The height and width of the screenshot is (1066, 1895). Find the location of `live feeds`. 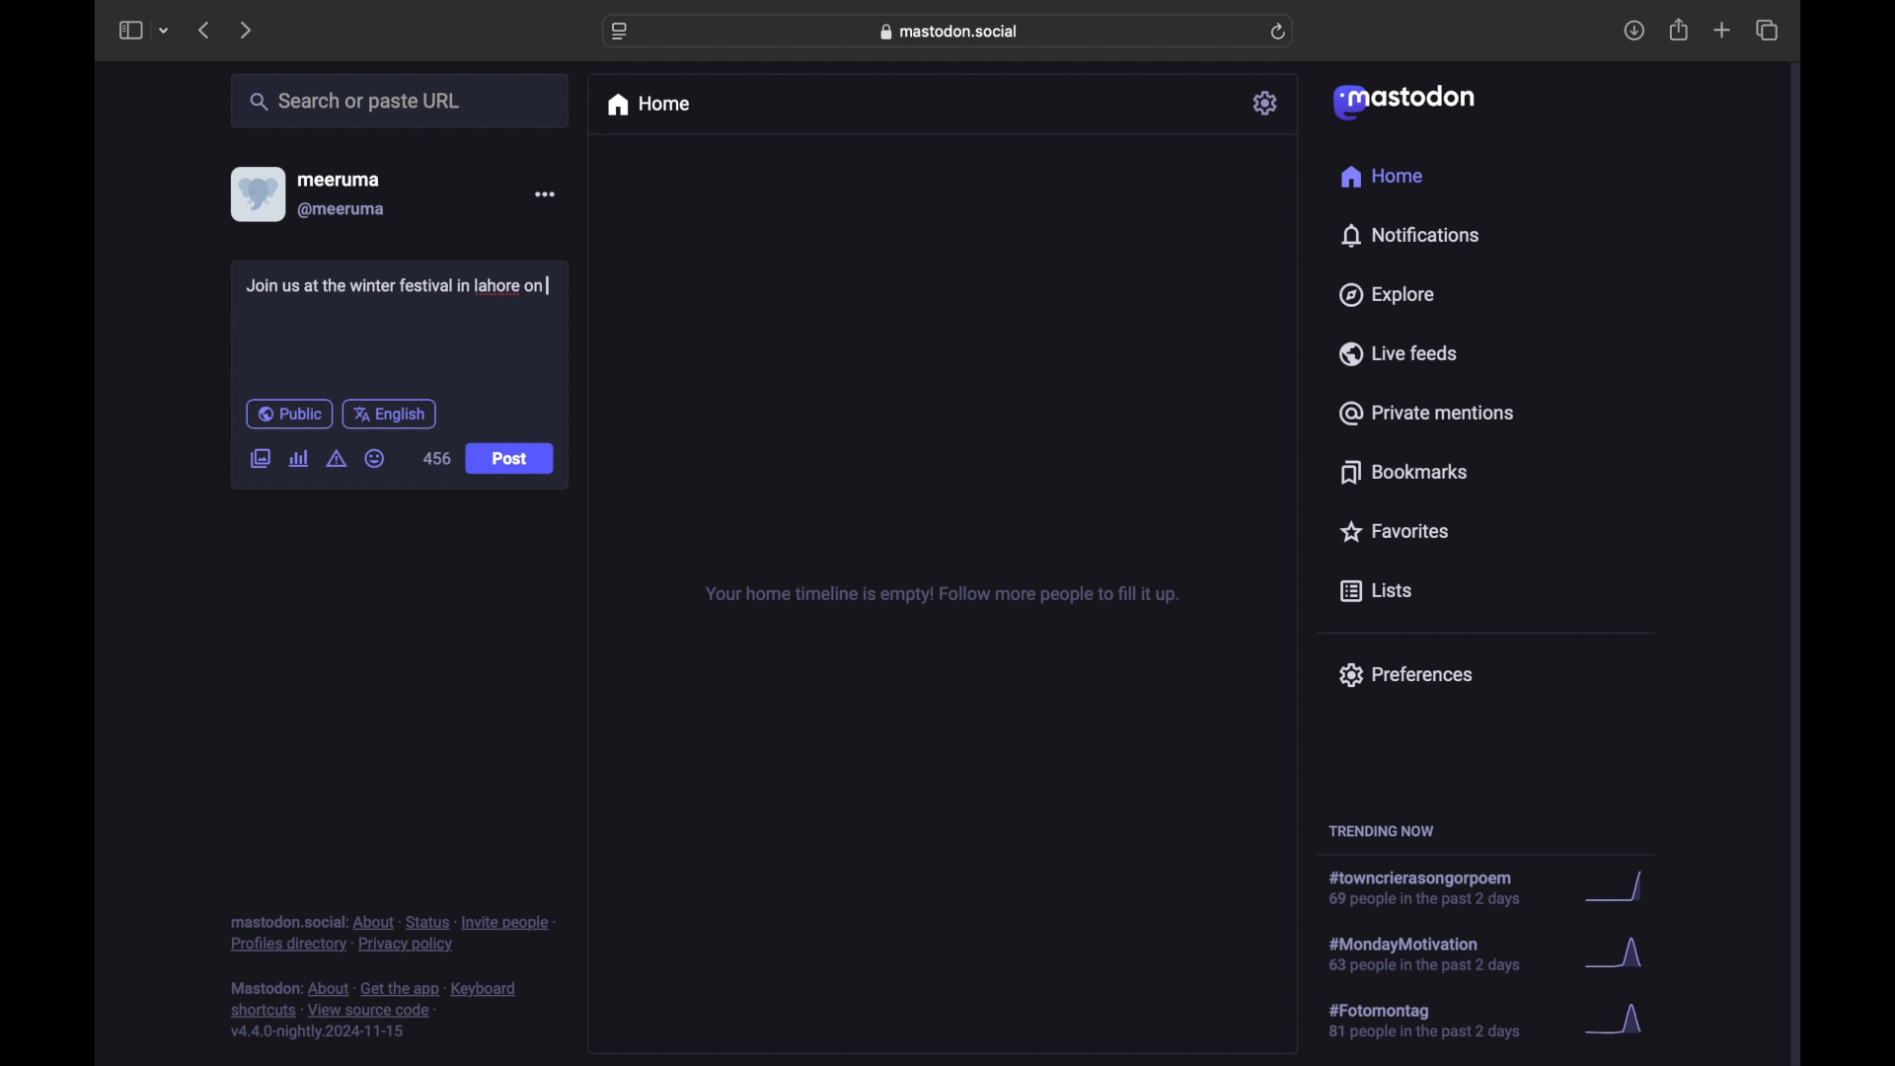

live feeds is located at coordinates (1400, 353).